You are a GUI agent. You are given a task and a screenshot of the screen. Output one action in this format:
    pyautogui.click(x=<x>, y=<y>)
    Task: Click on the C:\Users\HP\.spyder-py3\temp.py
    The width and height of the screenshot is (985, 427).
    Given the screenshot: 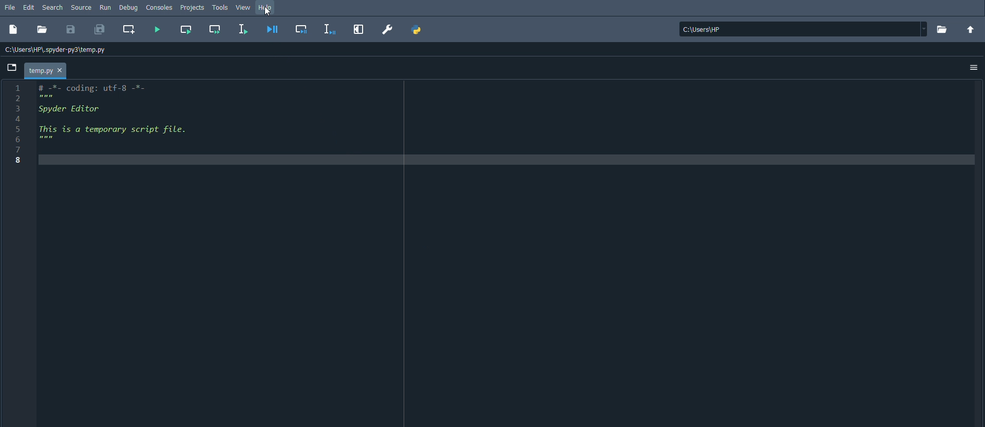 What is the action you would take?
    pyautogui.click(x=54, y=49)
    